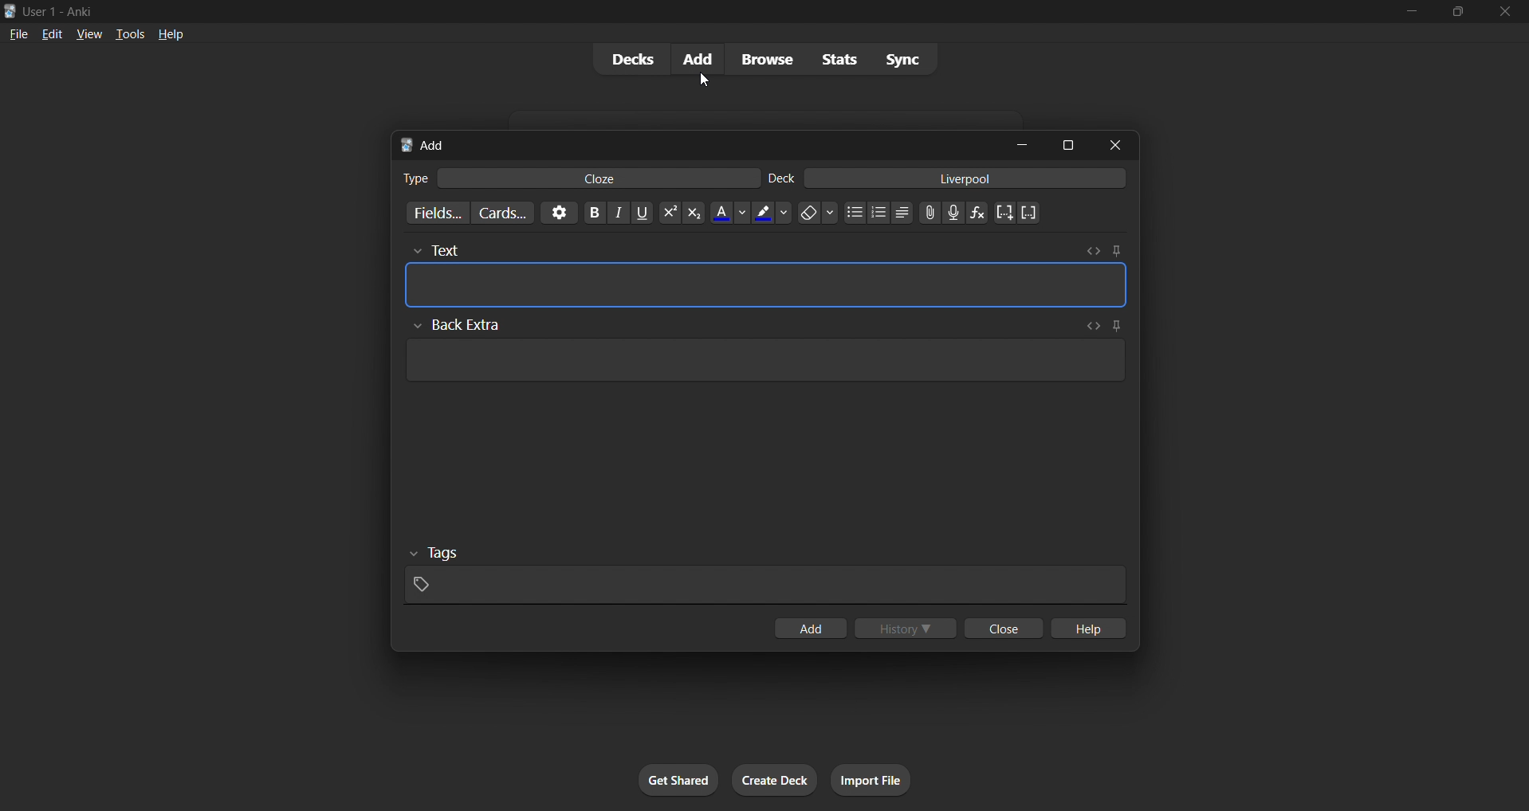  Describe the element at coordinates (174, 37) in the screenshot. I see `help` at that location.